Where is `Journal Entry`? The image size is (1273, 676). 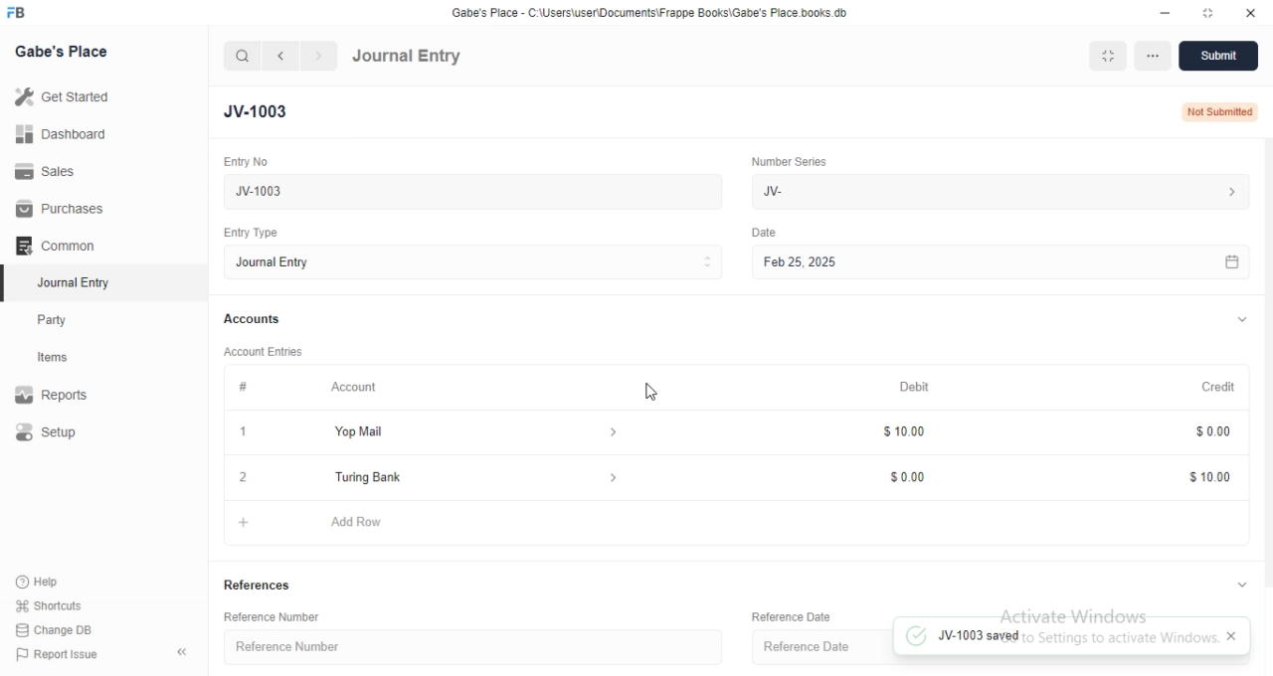
Journal Entry is located at coordinates (71, 282).